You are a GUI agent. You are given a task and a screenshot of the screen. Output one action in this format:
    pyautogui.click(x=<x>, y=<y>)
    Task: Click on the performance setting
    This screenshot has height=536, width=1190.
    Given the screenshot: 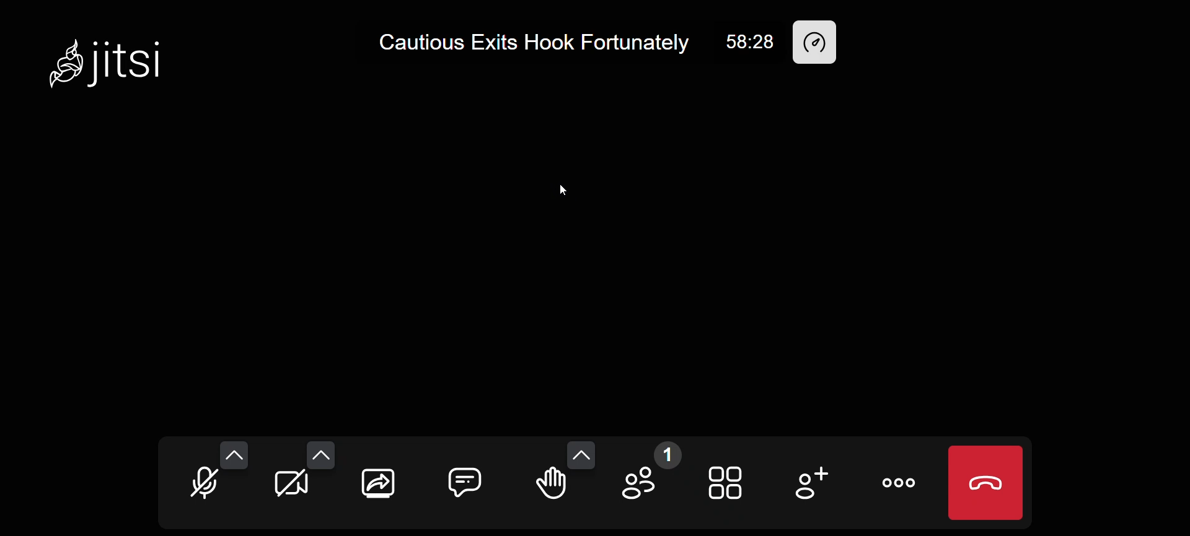 What is the action you would take?
    pyautogui.click(x=816, y=43)
    